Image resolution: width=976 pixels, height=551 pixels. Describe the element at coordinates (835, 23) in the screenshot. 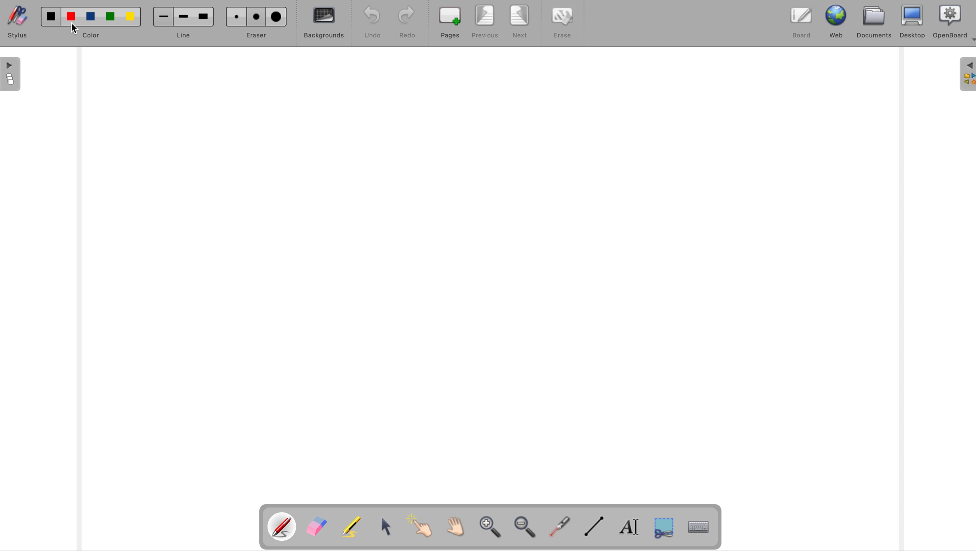

I see `web` at that location.